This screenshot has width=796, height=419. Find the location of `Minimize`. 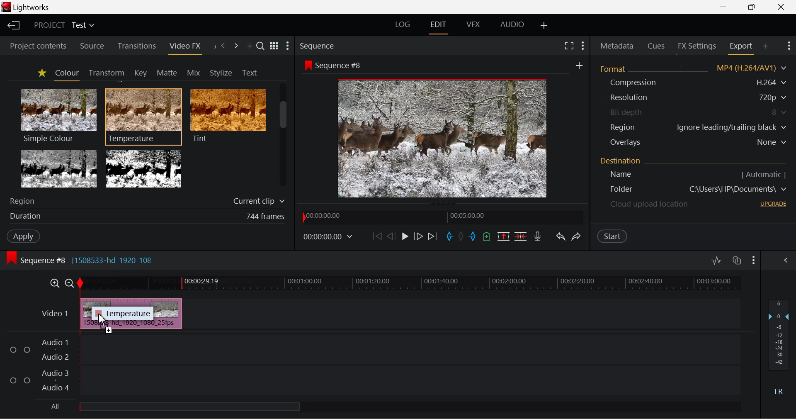

Minimize is located at coordinates (752, 6).